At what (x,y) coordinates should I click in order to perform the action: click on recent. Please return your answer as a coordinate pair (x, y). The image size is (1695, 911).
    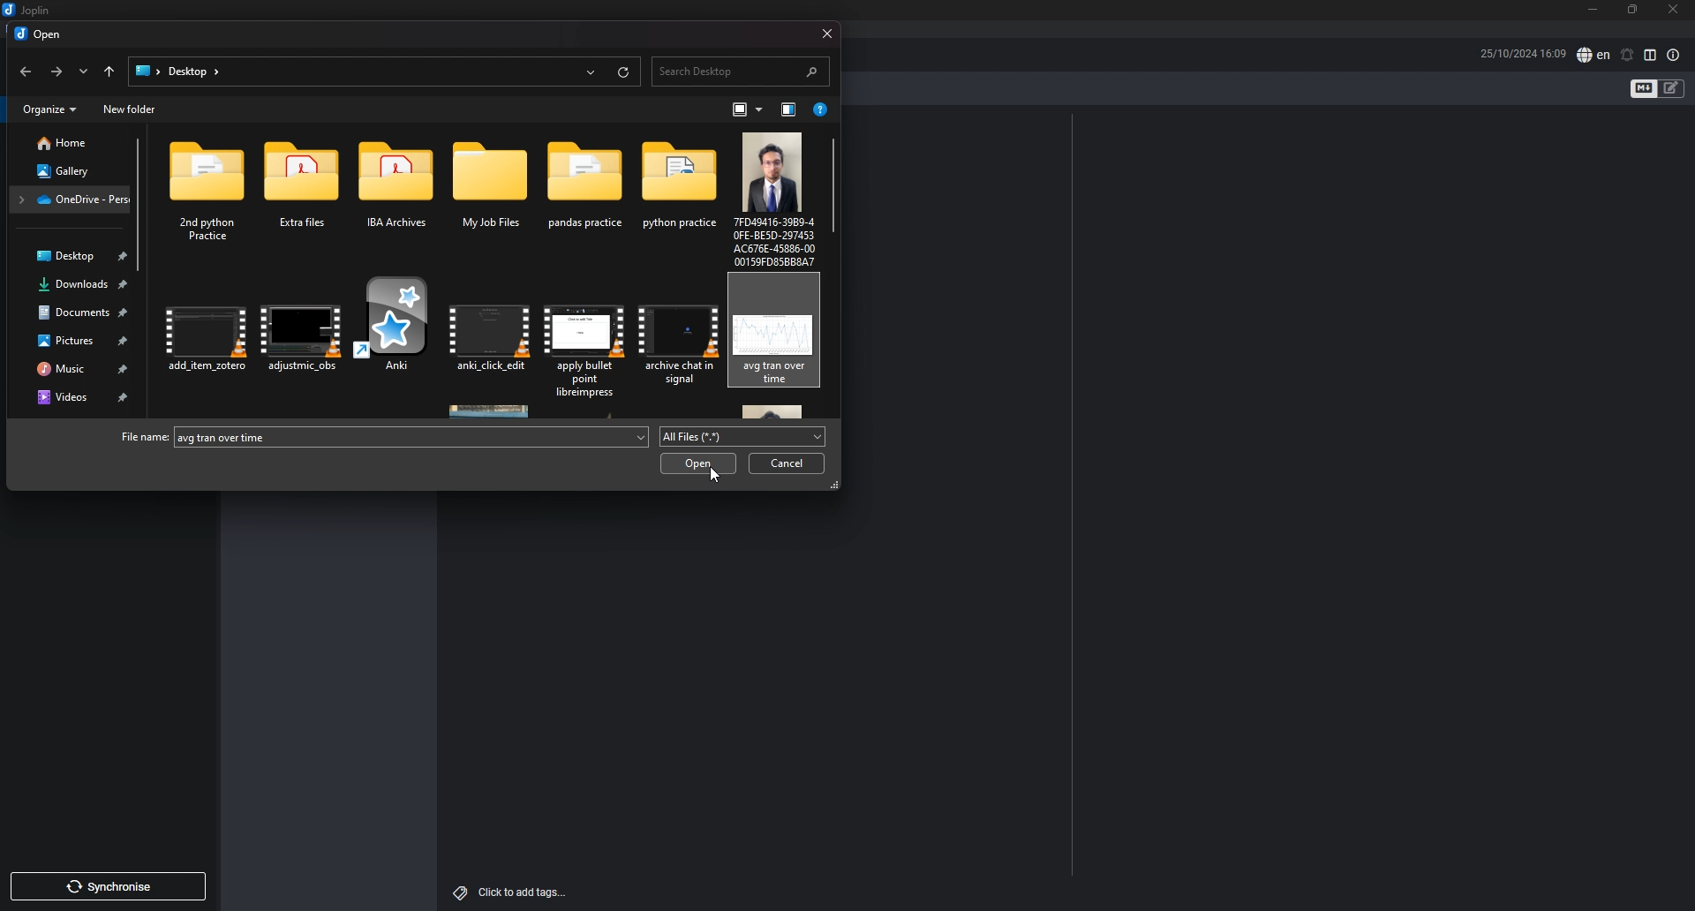
    Looking at the image, I should click on (79, 72).